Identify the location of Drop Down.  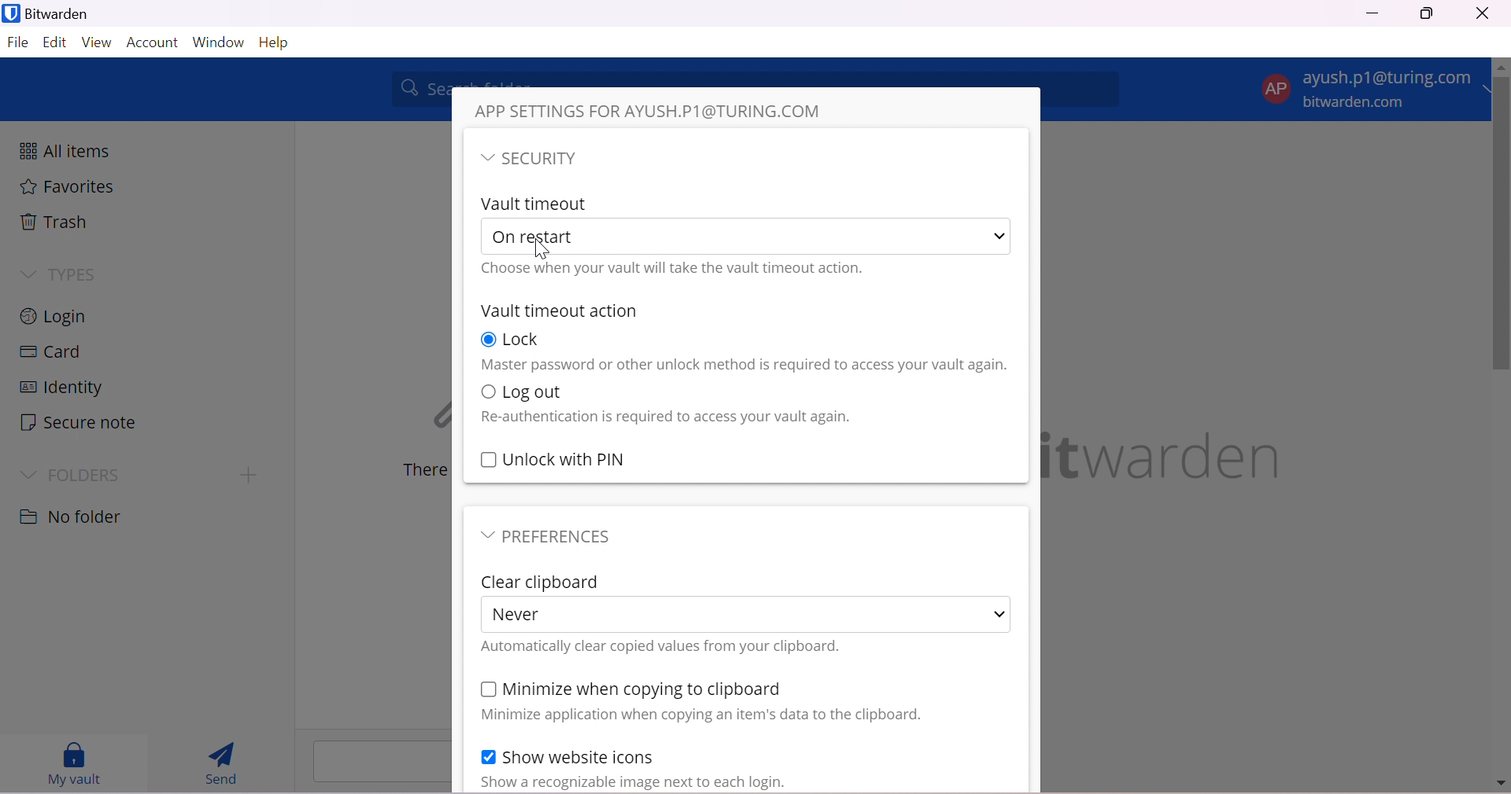
(486, 159).